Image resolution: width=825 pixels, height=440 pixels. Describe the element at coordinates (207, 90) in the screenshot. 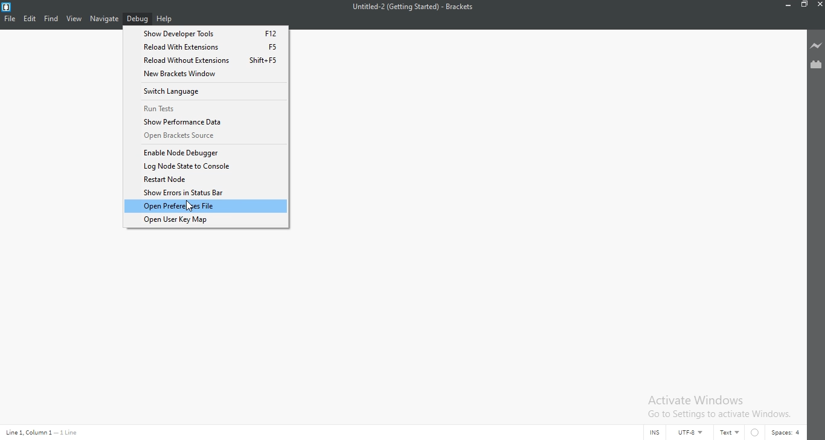

I see `Switch Language` at that location.